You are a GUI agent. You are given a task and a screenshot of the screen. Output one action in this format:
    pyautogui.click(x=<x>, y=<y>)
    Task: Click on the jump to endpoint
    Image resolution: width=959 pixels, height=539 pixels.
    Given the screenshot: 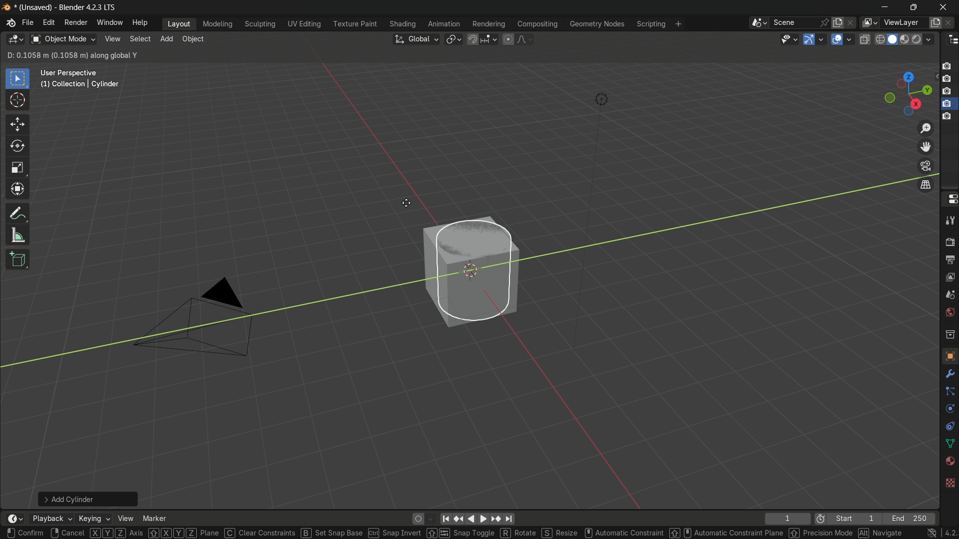 What is the action you would take?
    pyautogui.click(x=508, y=519)
    